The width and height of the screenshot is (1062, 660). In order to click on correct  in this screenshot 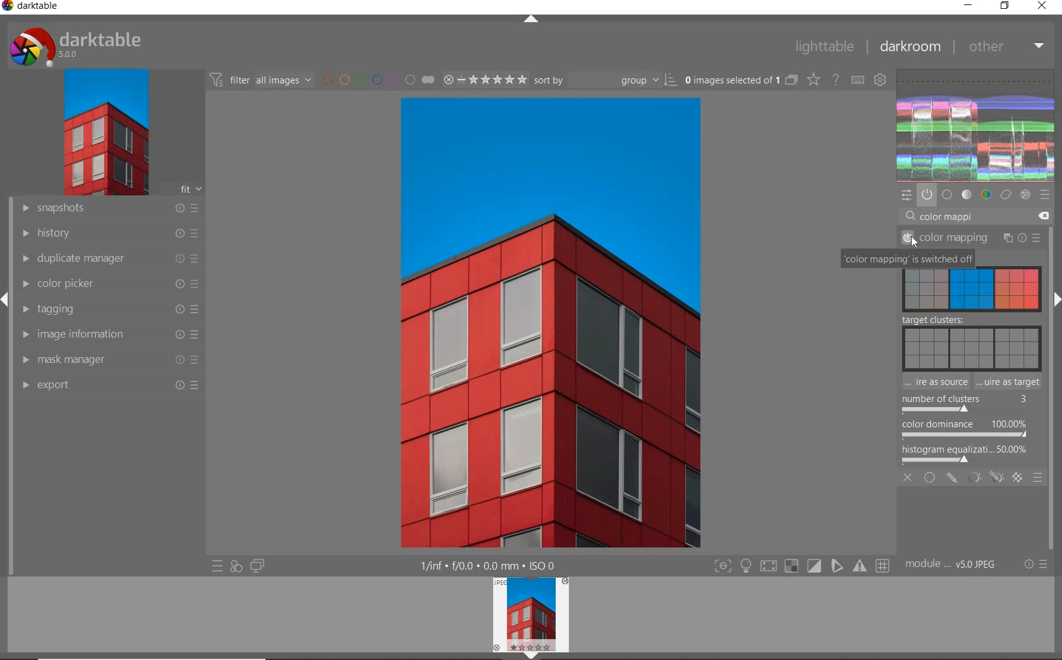, I will do `click(1005, 195)`.